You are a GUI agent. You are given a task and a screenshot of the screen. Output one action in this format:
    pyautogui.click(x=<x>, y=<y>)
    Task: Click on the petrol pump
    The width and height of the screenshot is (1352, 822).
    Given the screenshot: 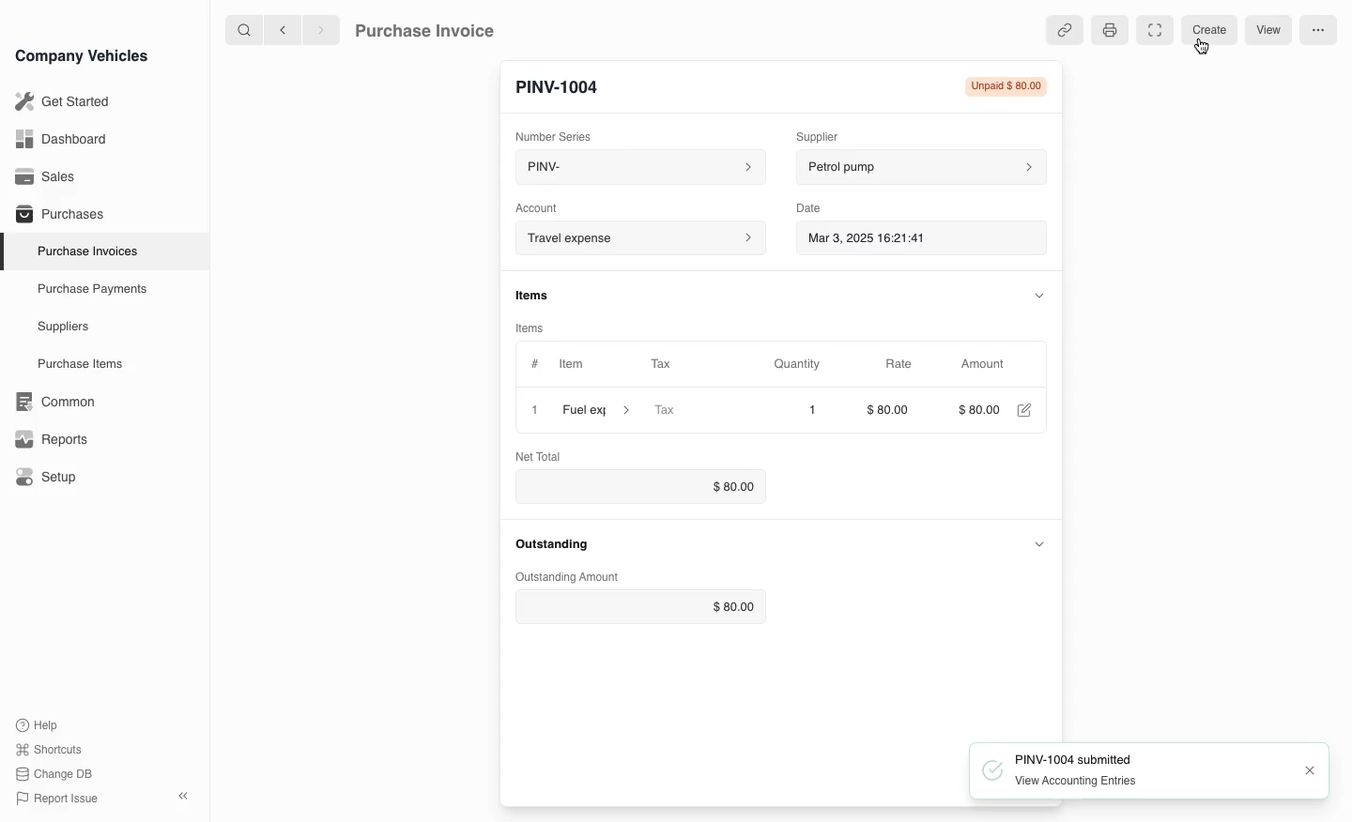 What is the action you would take?
    pyautogui.click(x=918, y=168)
    